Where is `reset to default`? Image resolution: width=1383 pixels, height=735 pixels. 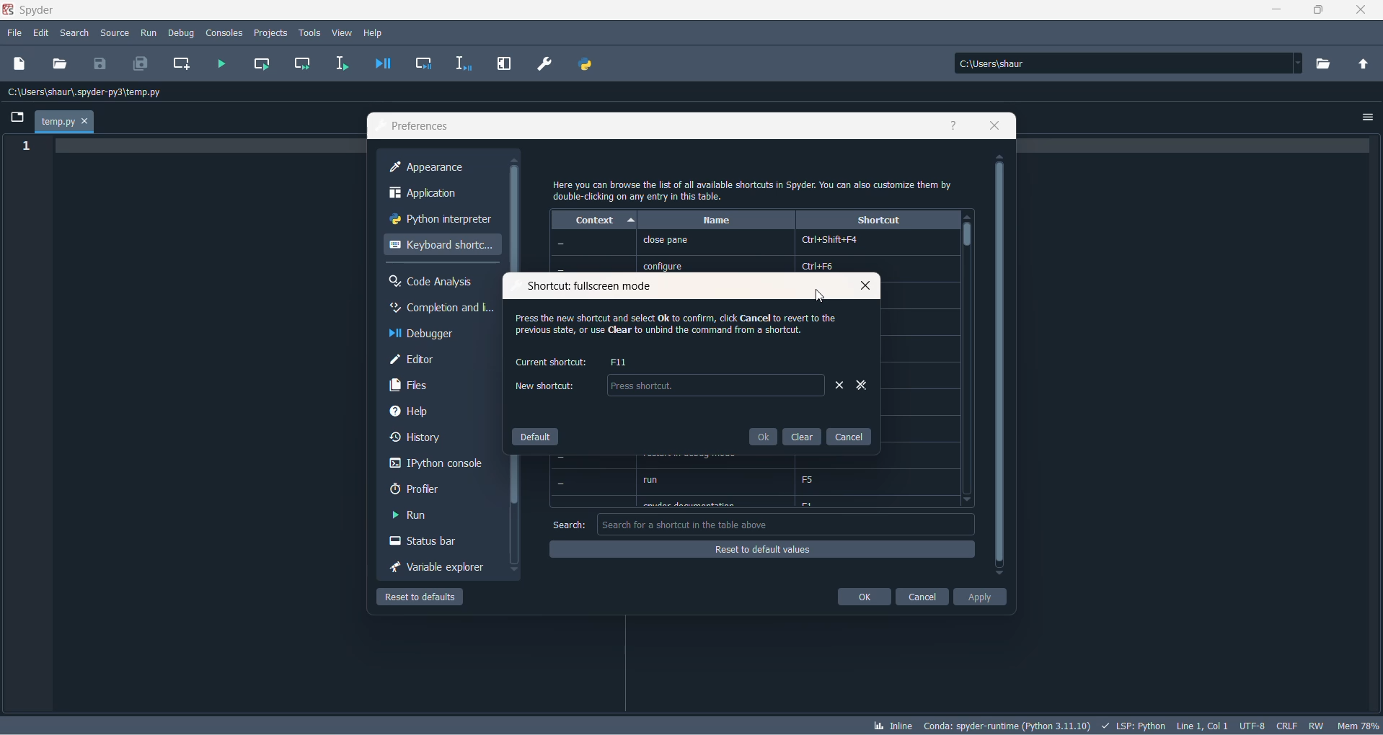
reset to default is located at coordinates (425, 599).